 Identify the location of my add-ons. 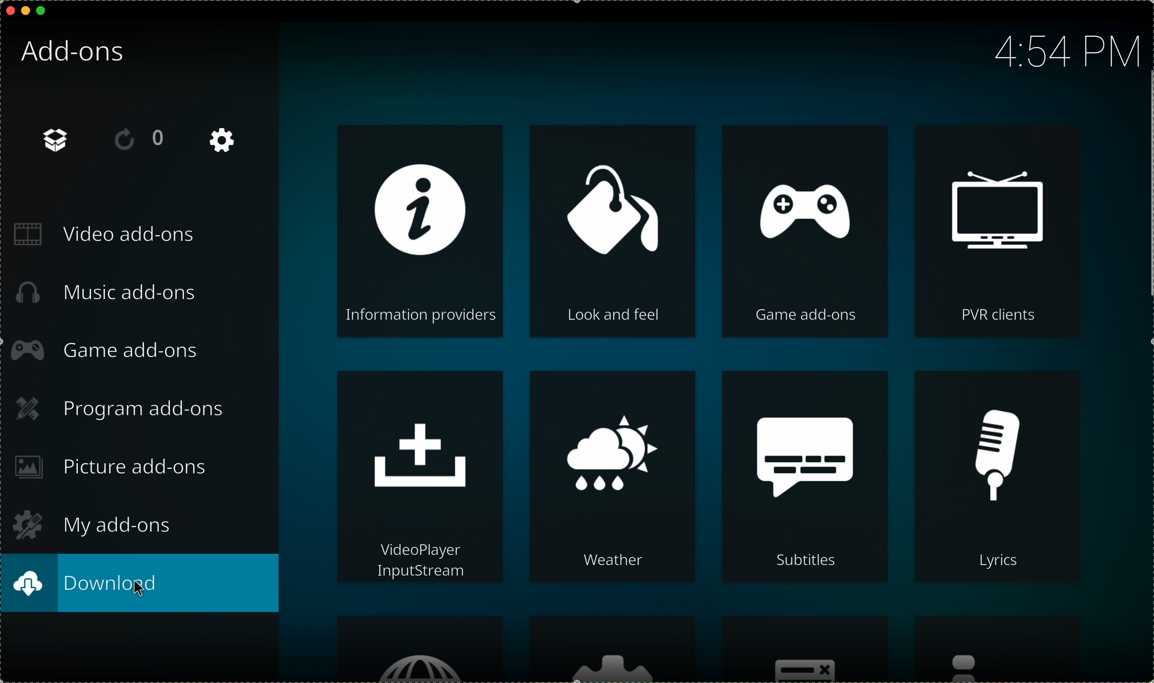
(92, 523).